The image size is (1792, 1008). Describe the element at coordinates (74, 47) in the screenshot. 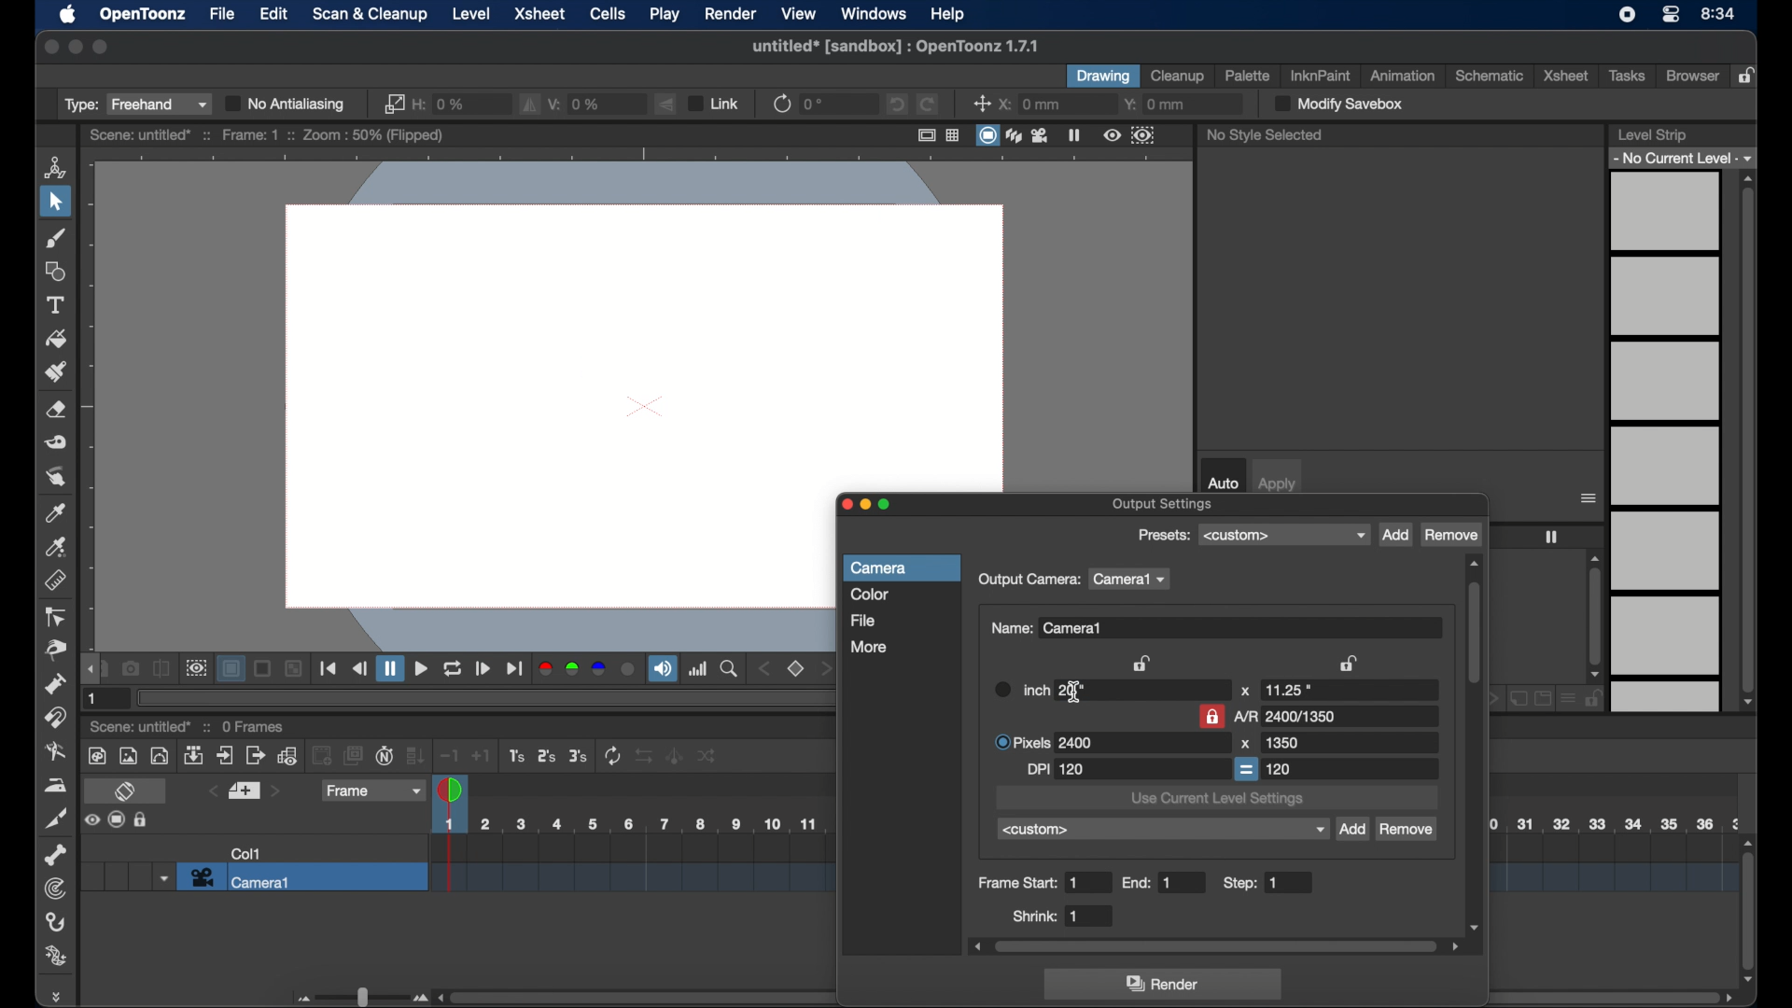

I see `minimize` at that location.